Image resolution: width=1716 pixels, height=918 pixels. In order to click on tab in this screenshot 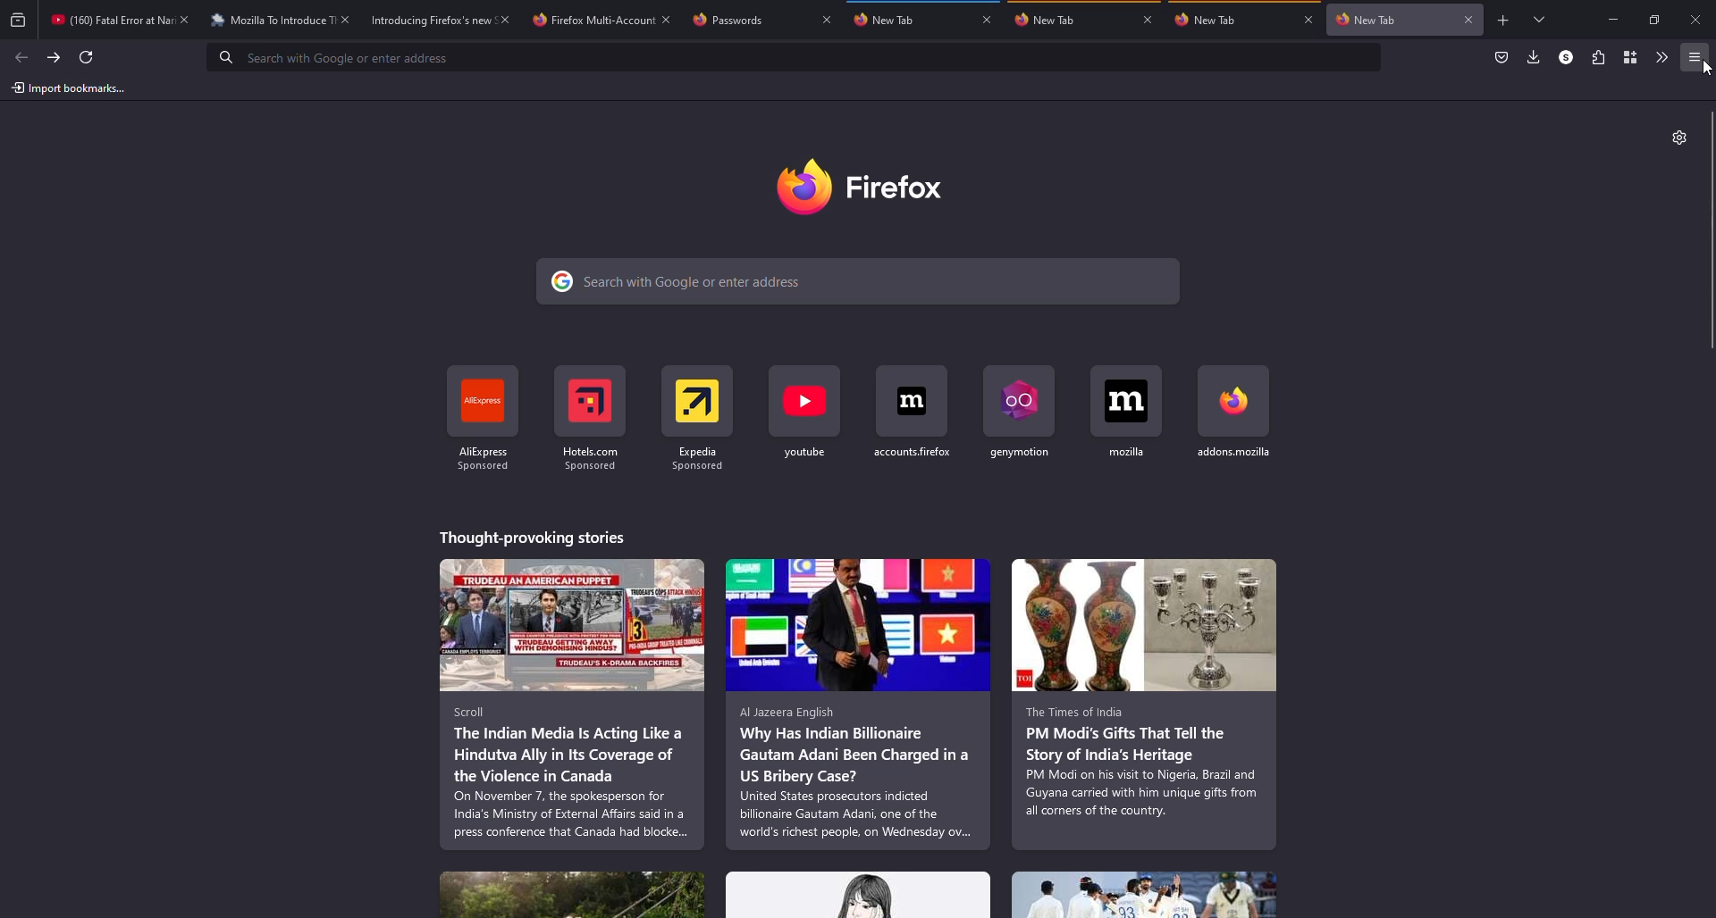, I will do `click(728, 20)`.